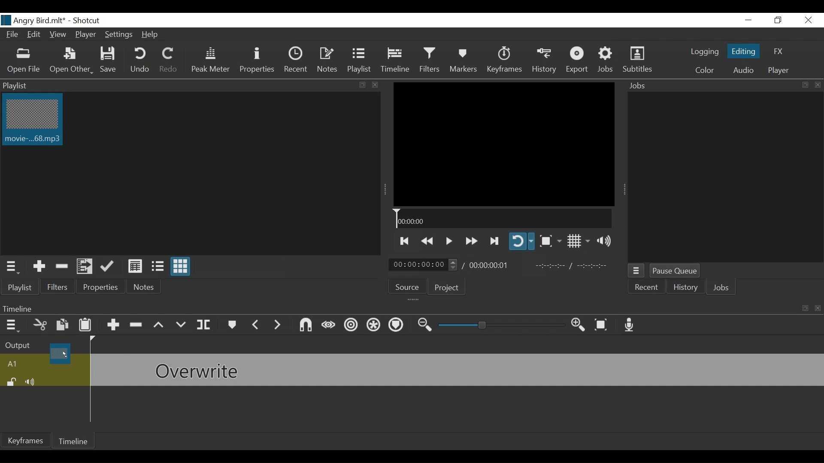 Image resolution: width=824 pixels, height=463 pixels. Describe the element at coordinates (99, 287) in the screenshot. I see `Properties` at that location.